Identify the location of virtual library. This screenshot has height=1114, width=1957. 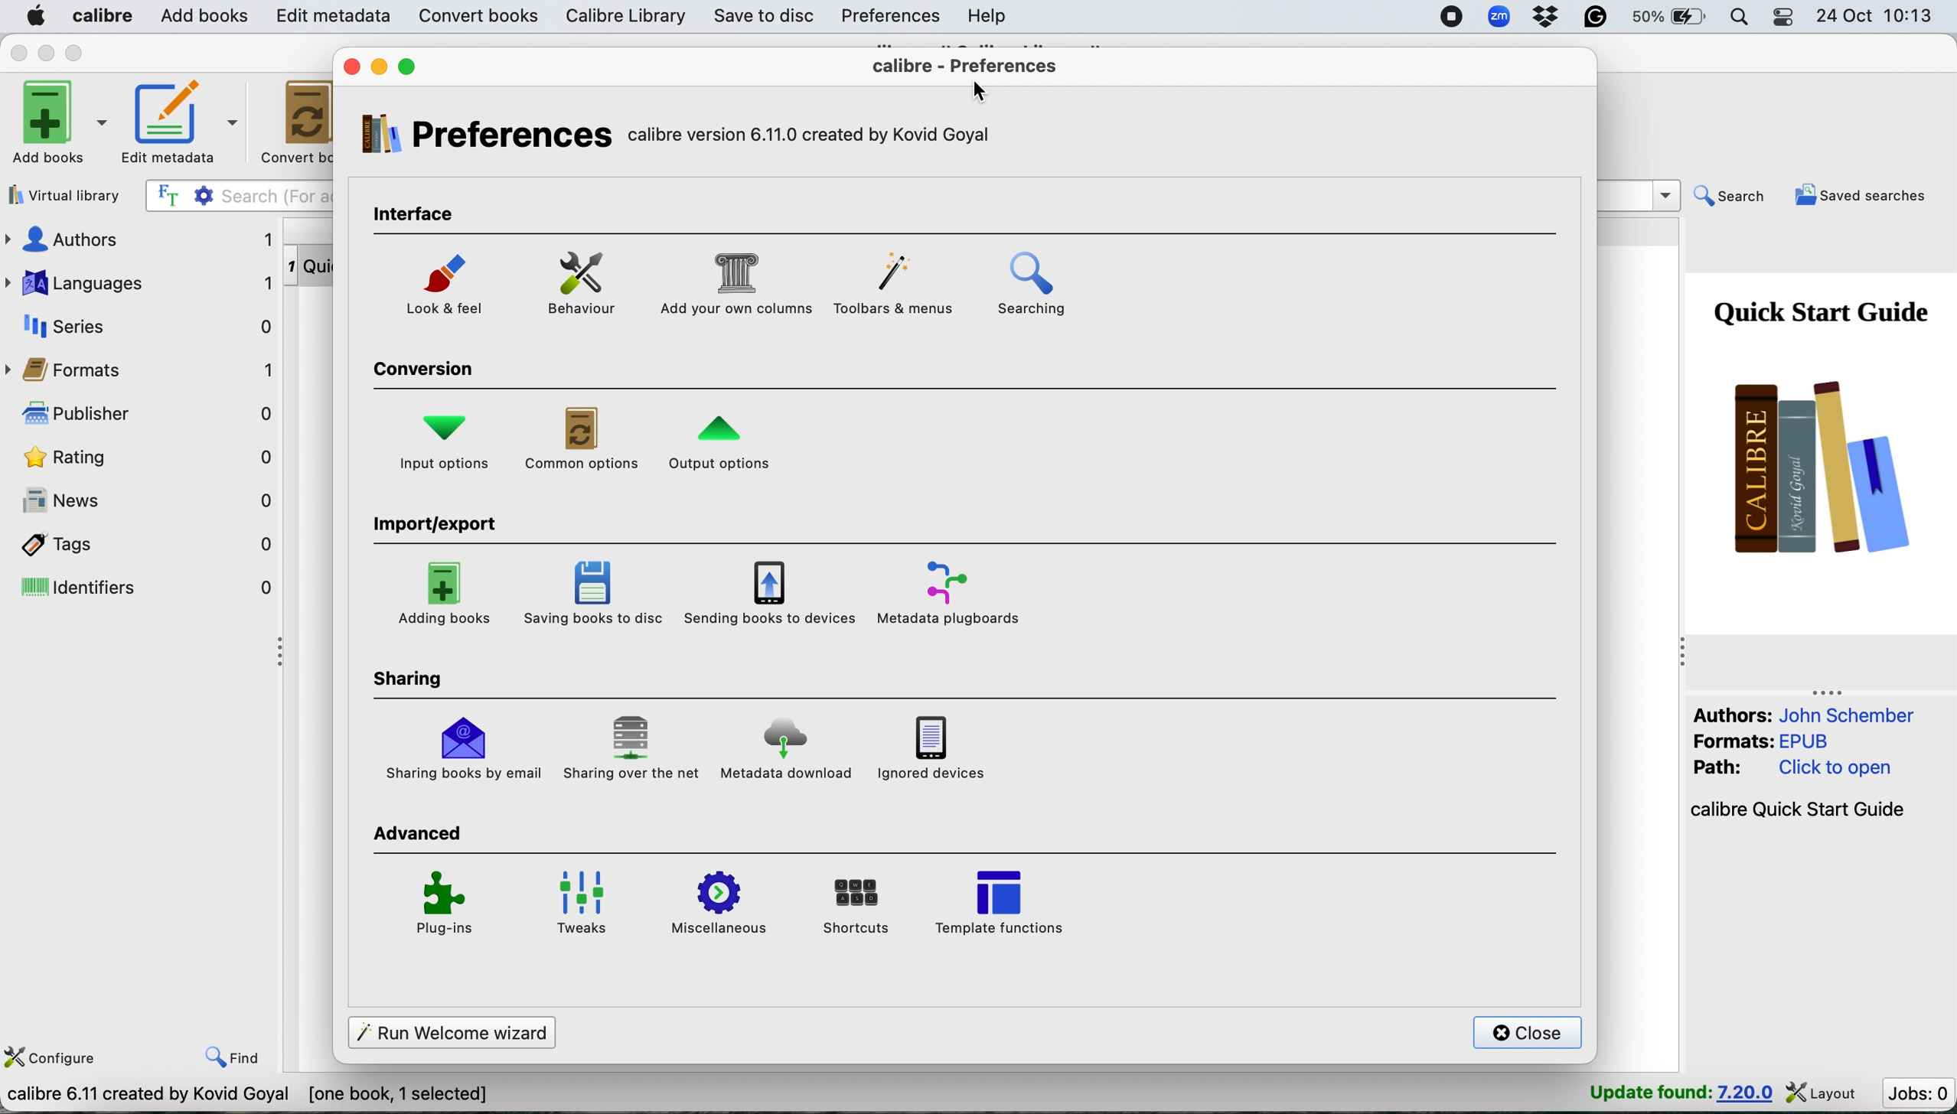
(68, 197).